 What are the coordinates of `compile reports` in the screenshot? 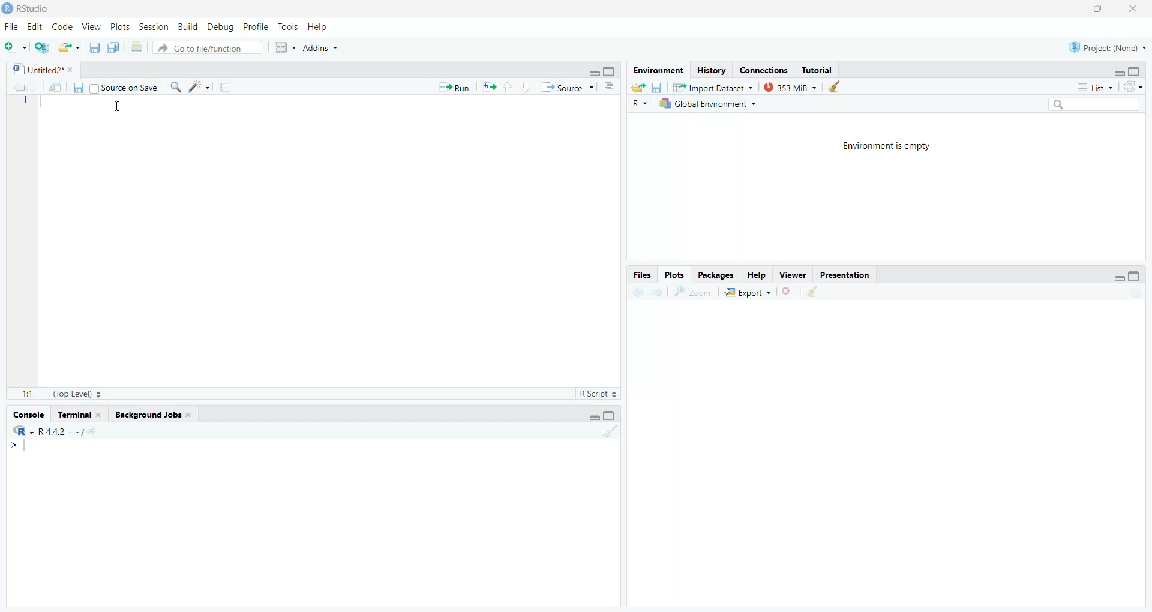 It's located at (226, 86).